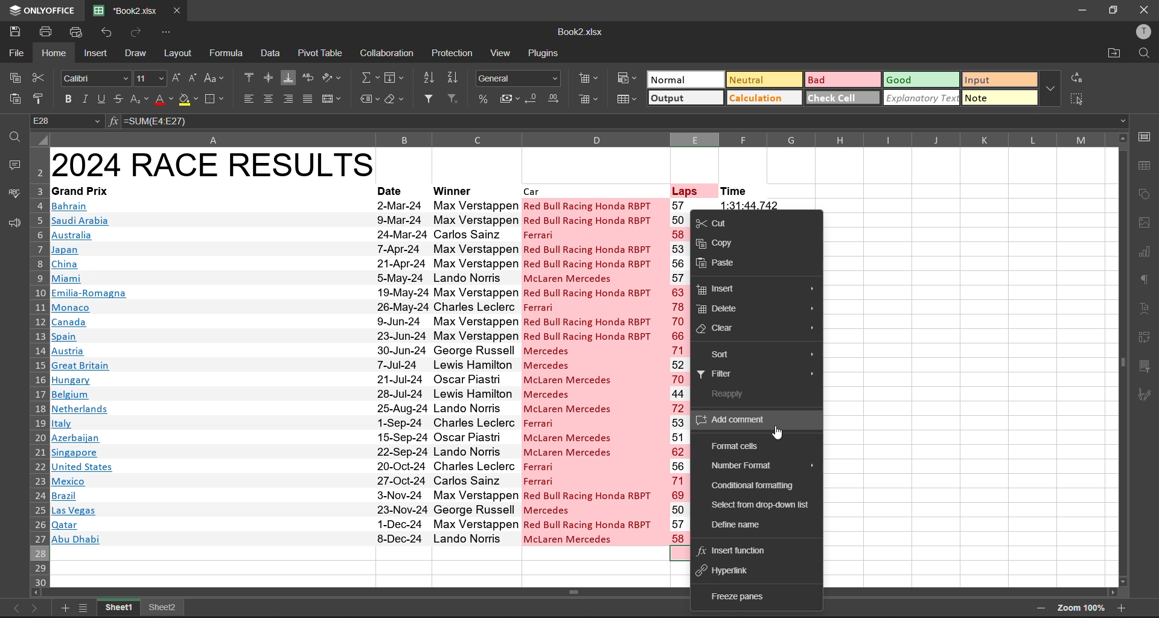 The width and height of the screenshot is (1159, 618). Describe the element at coordinates (1125, 359) in the screenshot. I see `scroll bar` at that location.